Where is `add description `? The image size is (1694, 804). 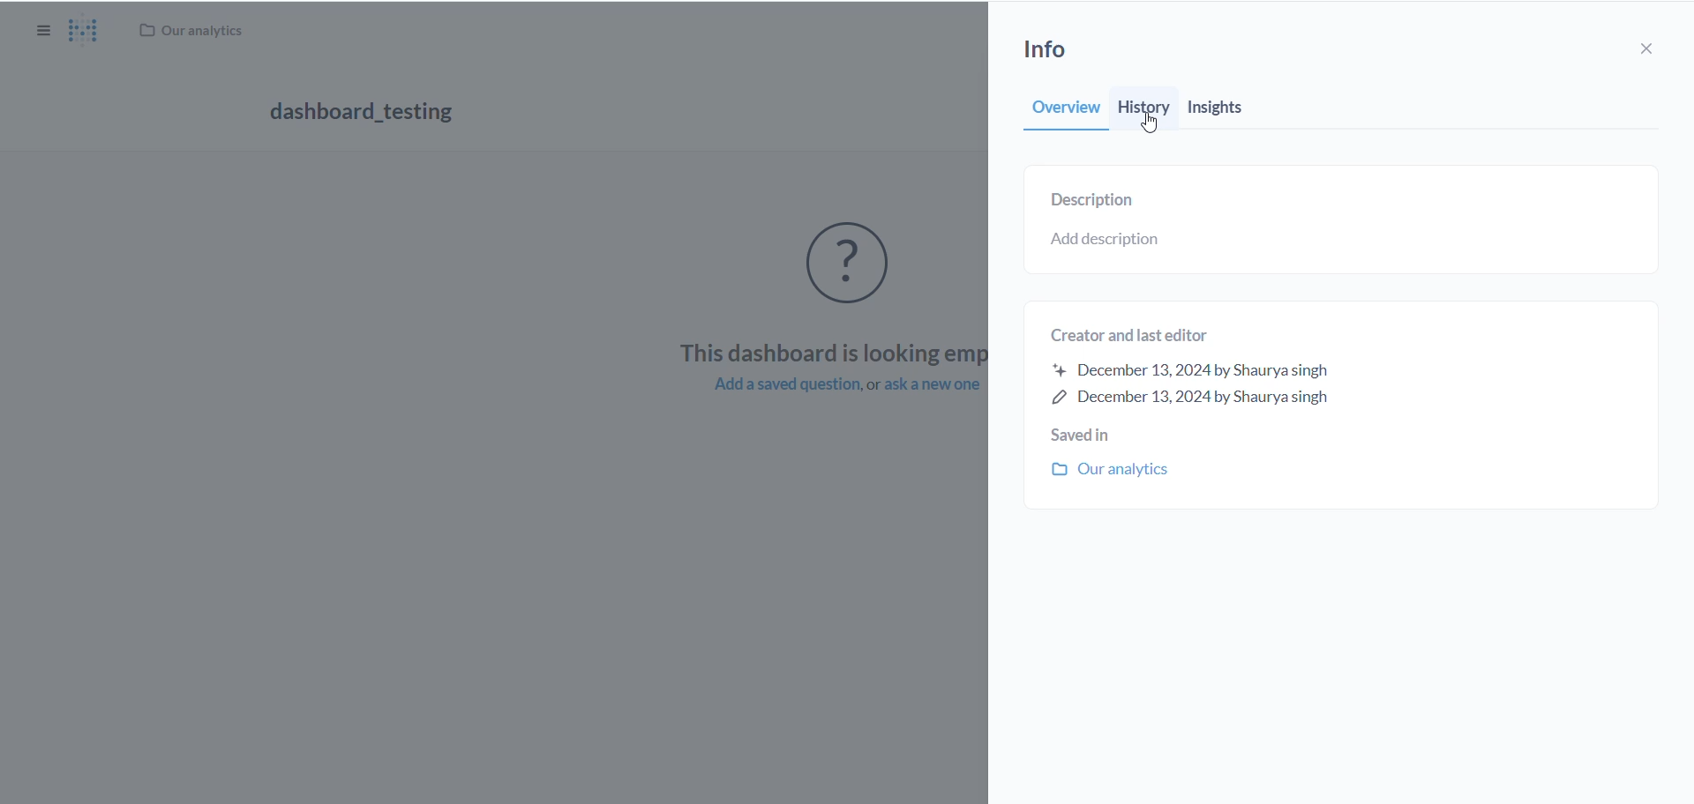
add description  is located at coordinates (1102, 240).